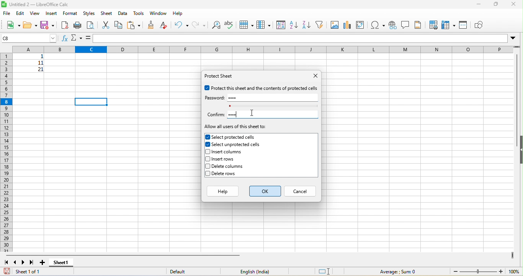  Describe the element at coordinates (216, 114) in the screenshot. I see `confirm` at that location.